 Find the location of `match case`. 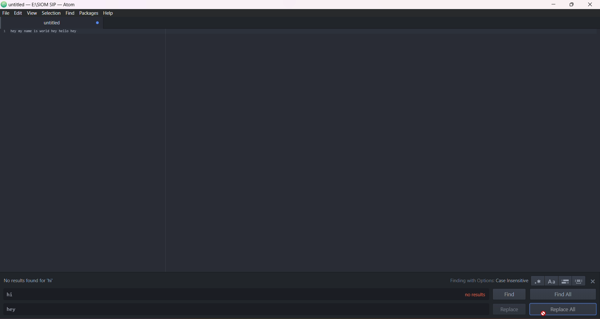

match case is located at coordinates (550, 280).